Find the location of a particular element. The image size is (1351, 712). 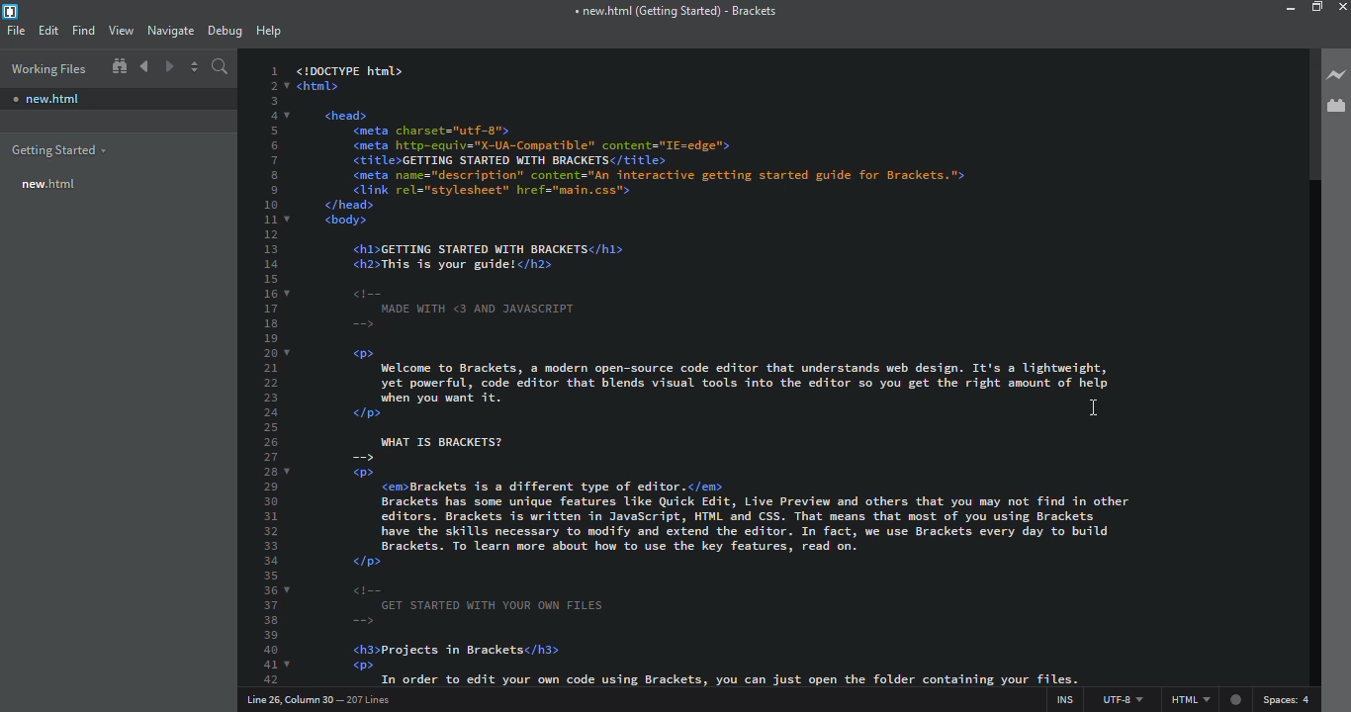

split editor is located at coordinates (195, 67).